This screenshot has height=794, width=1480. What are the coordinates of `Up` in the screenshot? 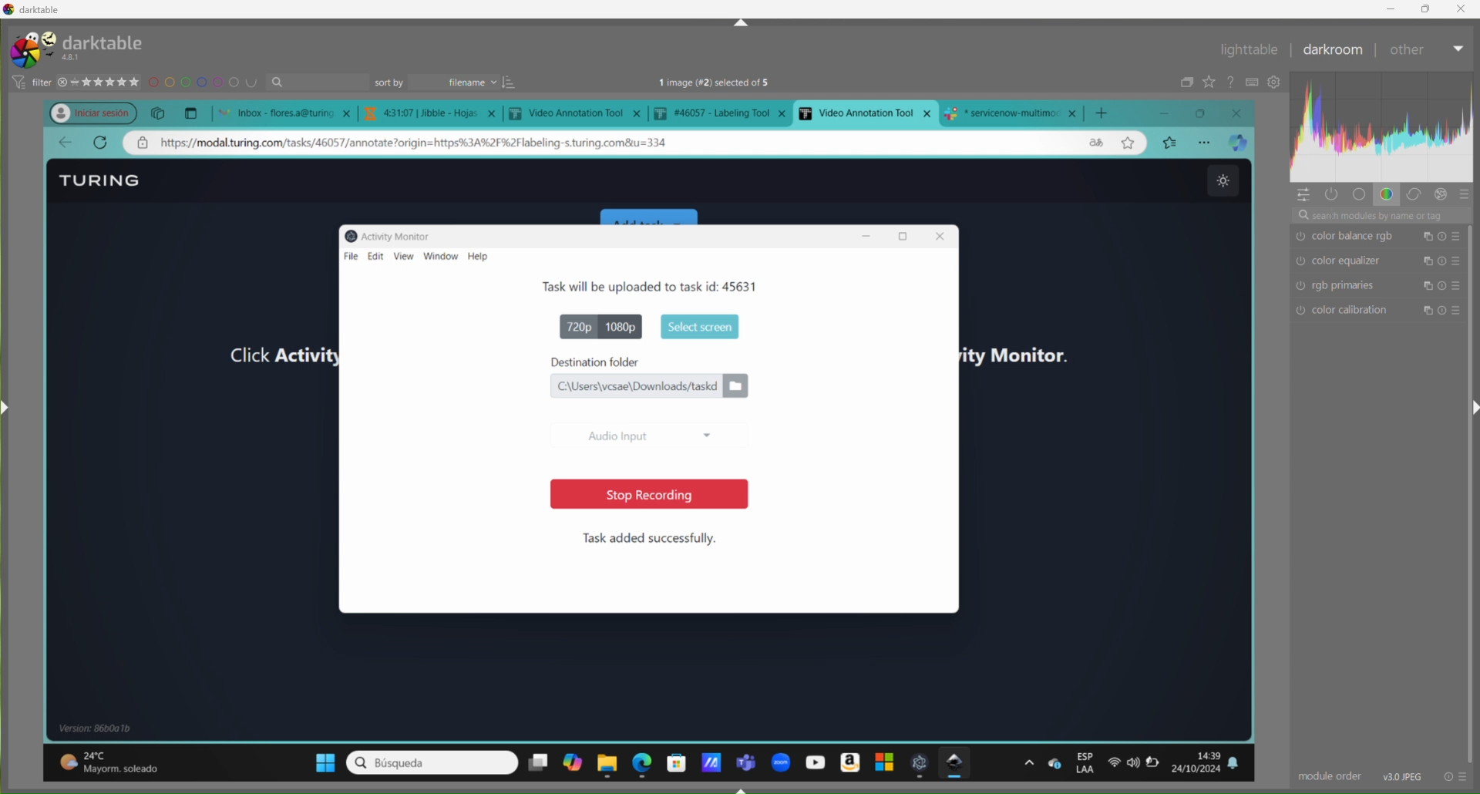 It's located at (740, 22).